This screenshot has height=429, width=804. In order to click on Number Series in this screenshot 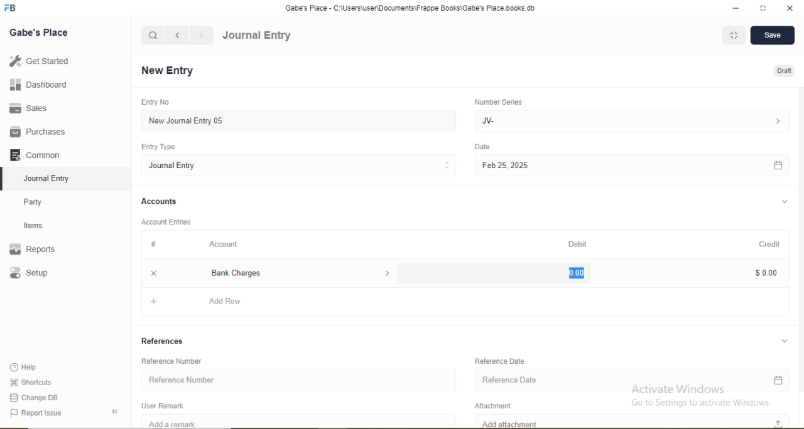, I will do `click(497, 102)`.